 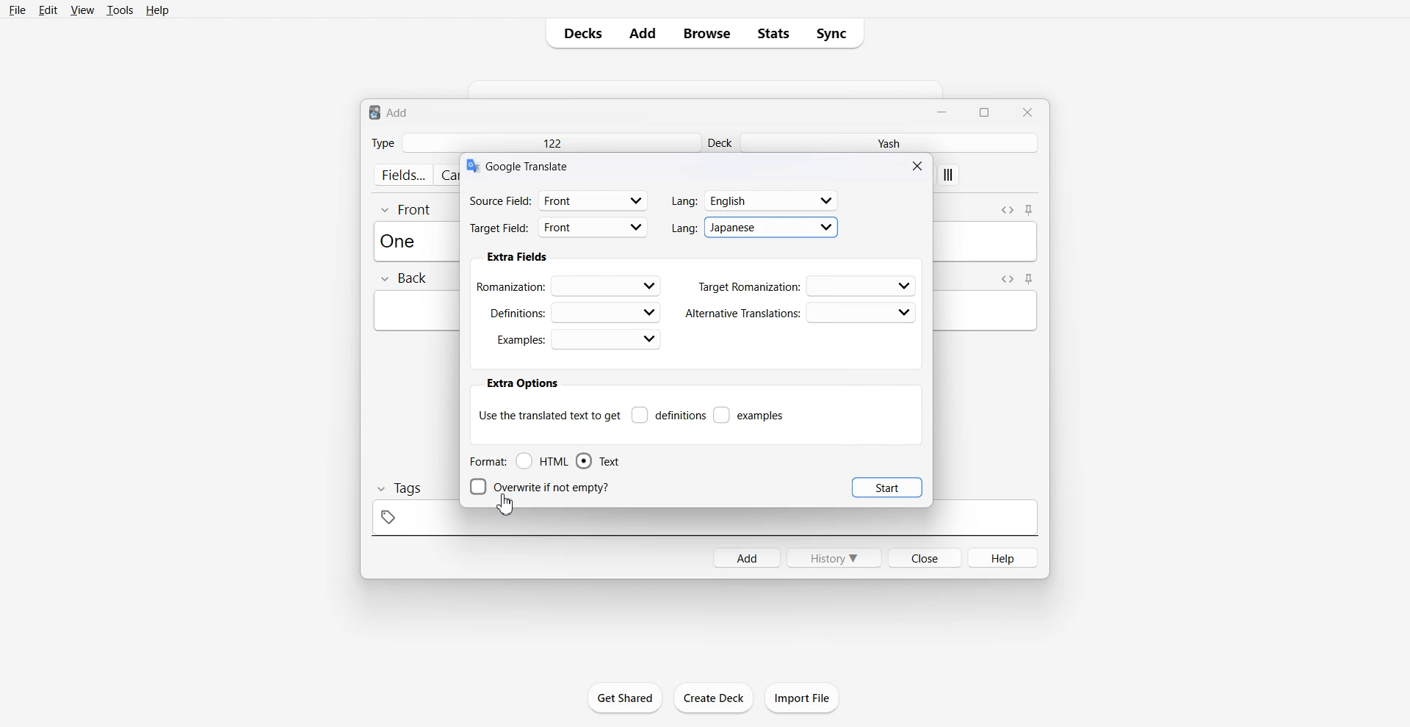 What do you see at coordinates (383, 142) in the screenshot?
I see `Type` at bounding box center [383, 142].